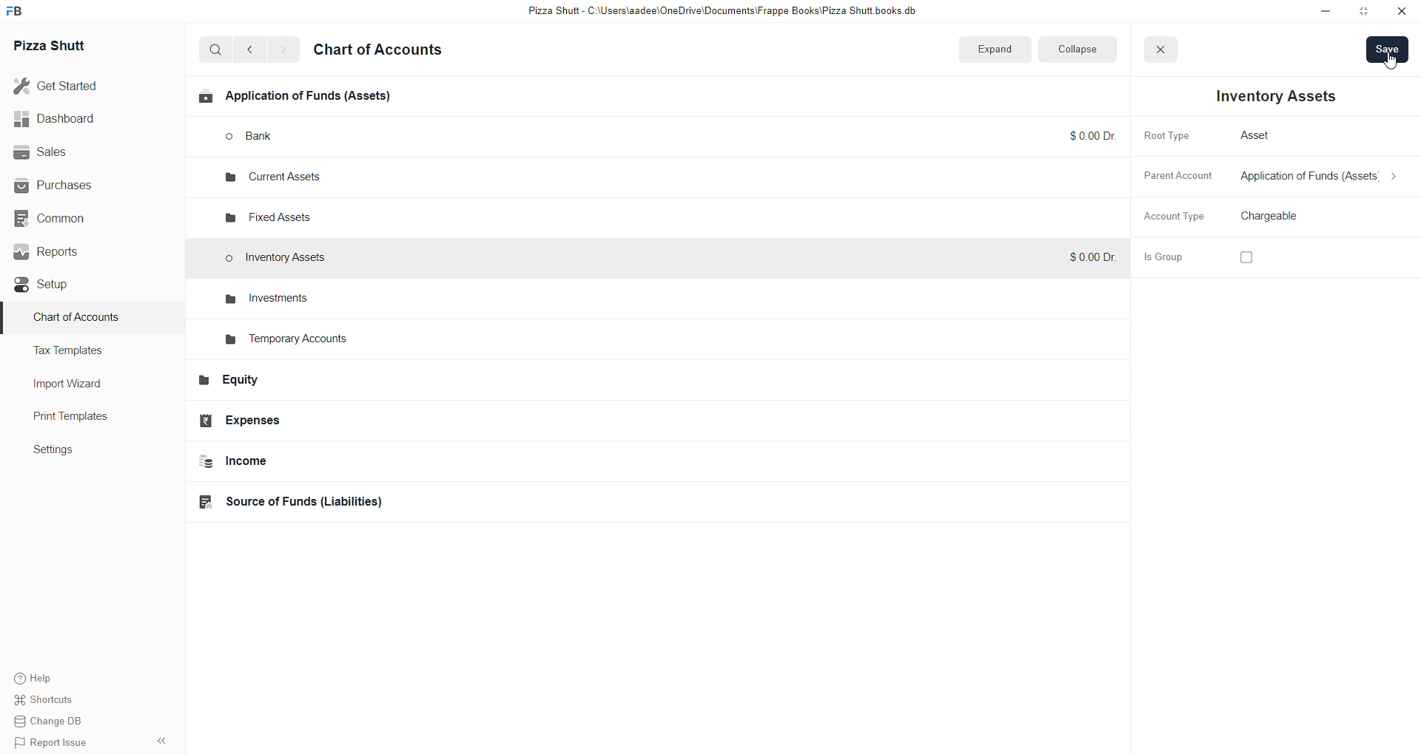 The image size is (1421, 754). What do you see at coordinates (1385, 50) in the screenshot?
I see `save` at bounding box center [1385, 50].